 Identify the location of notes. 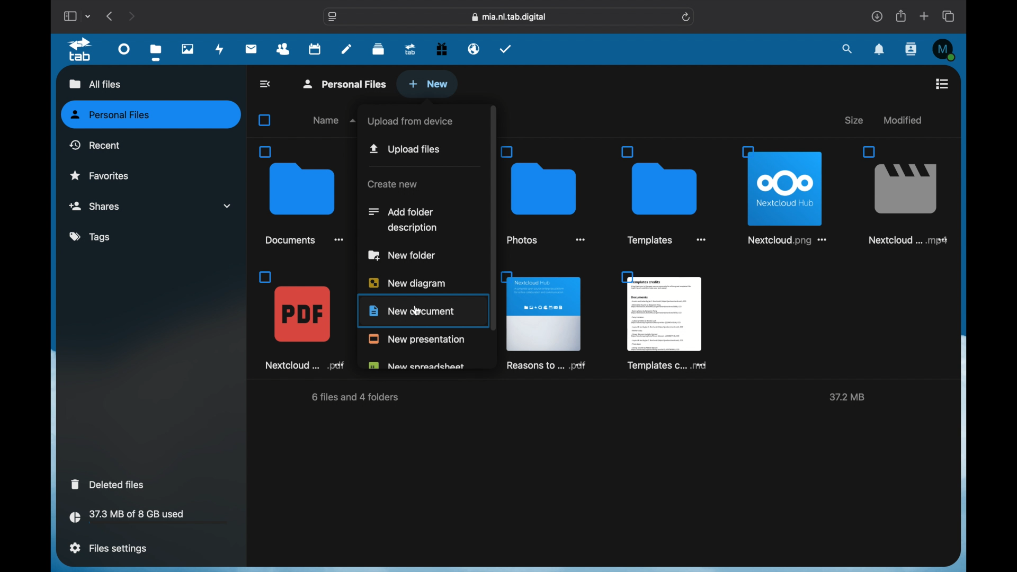
(346, 48).